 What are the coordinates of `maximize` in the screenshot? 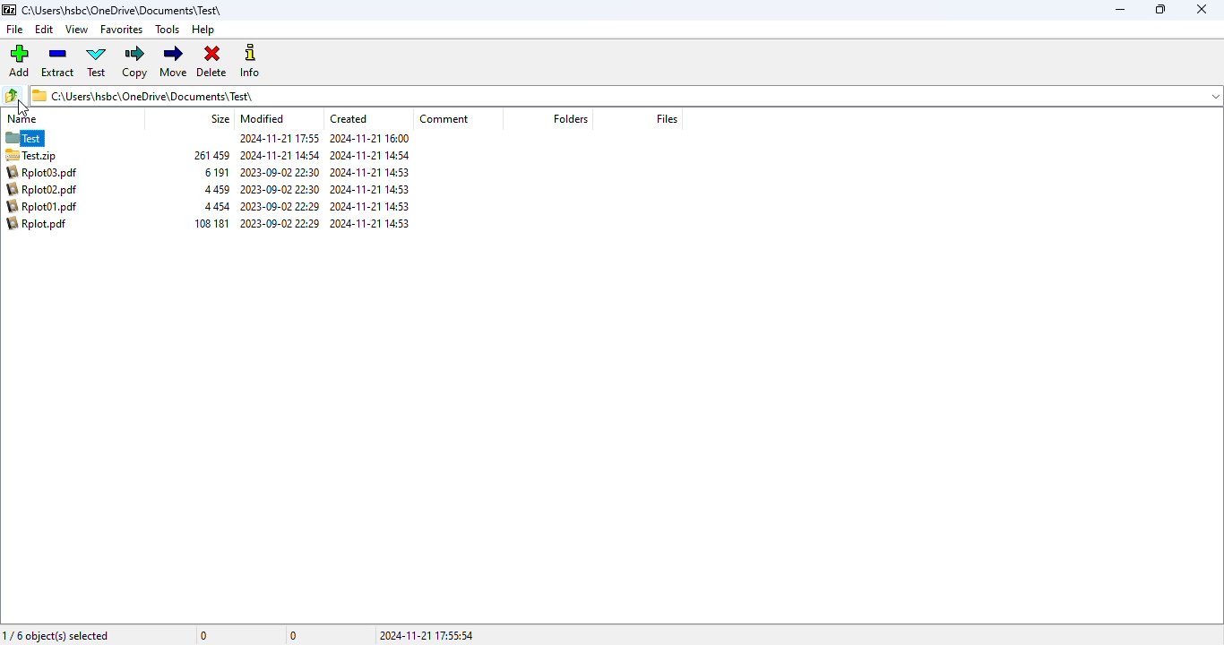 It's located at (1161, 9).